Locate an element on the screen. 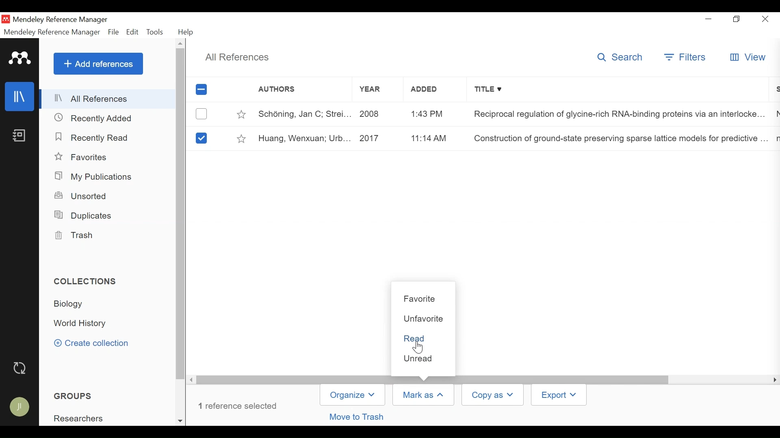 The width and height of the screenshot is (780, 438). Unread is located at coordinates (426, 358).